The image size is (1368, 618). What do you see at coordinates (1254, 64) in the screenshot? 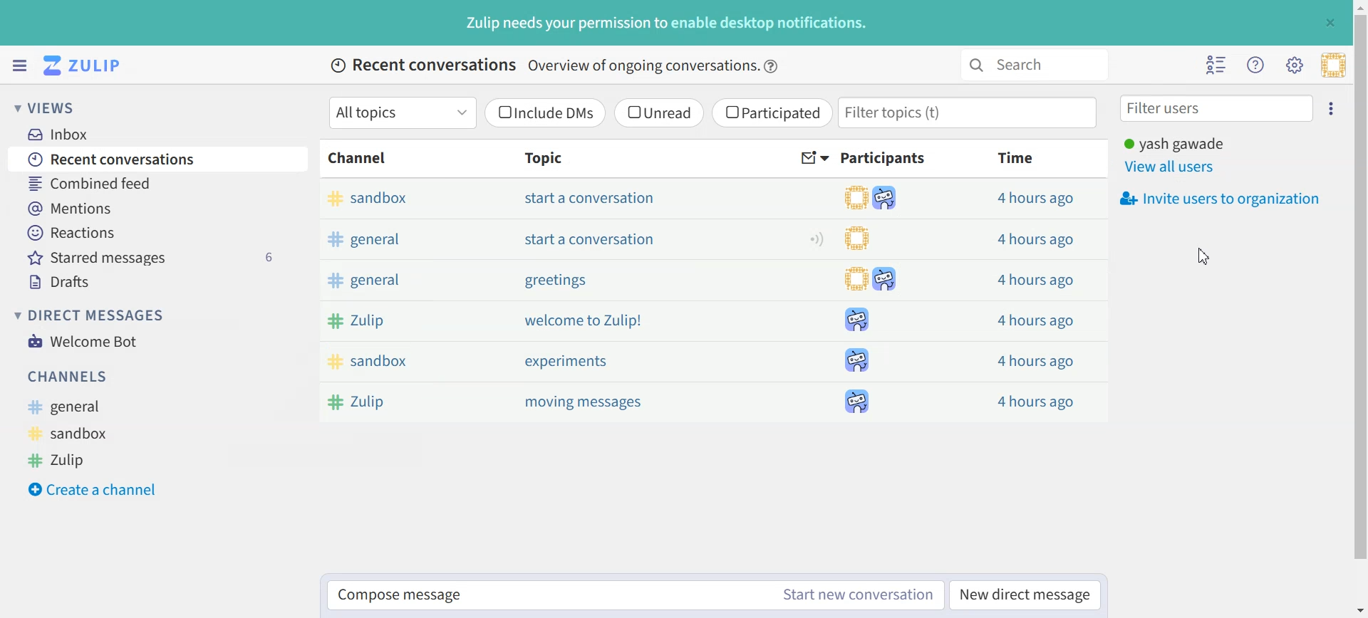
I see `Help Menu` at bounding box center [1254, 64].